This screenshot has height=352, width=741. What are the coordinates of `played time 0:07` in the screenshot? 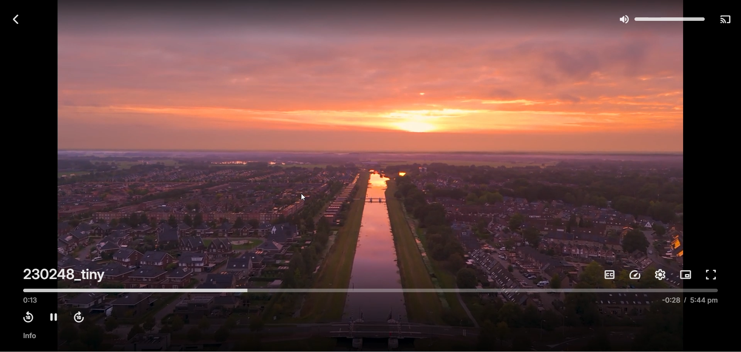 It's located at (30, 301).